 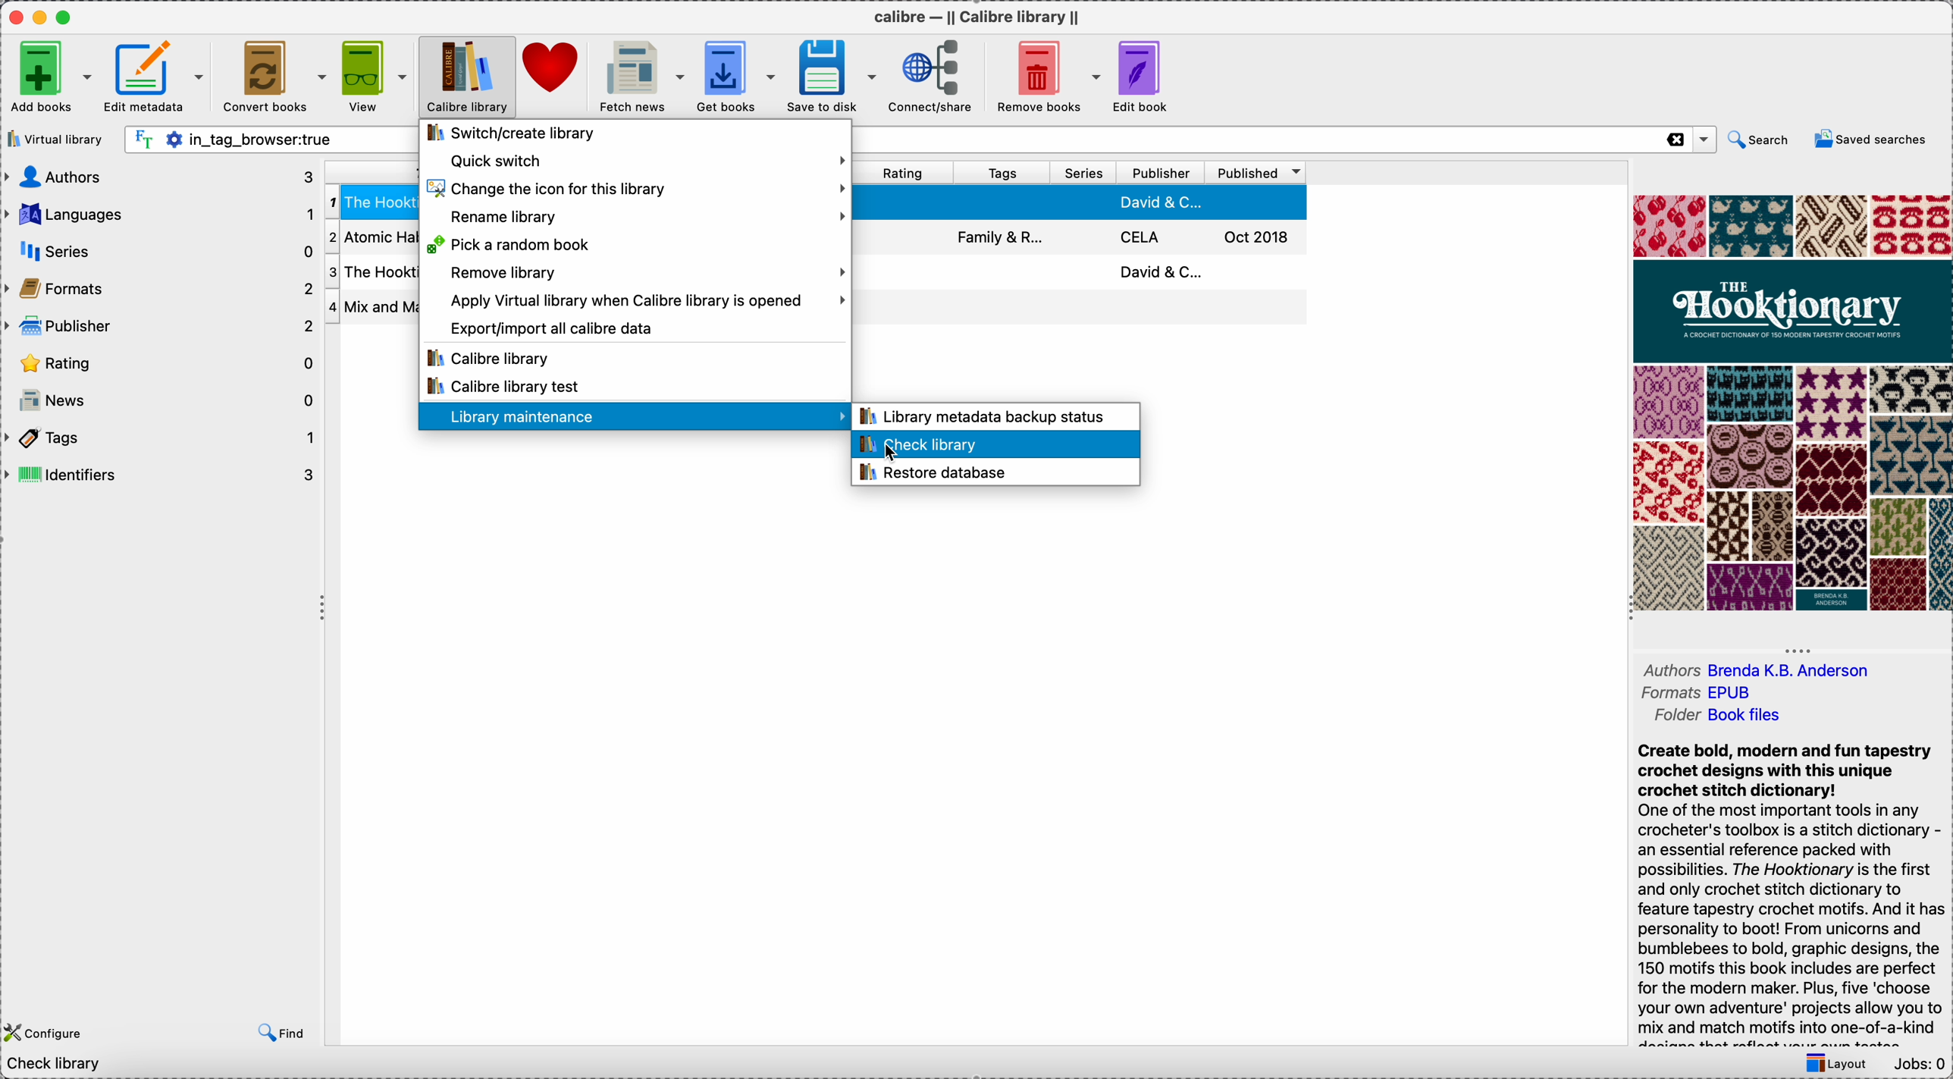 What do you see at coordinates (516, 244) in the screenshot?
I see `pick a random book` at bounding box center [516, 244].